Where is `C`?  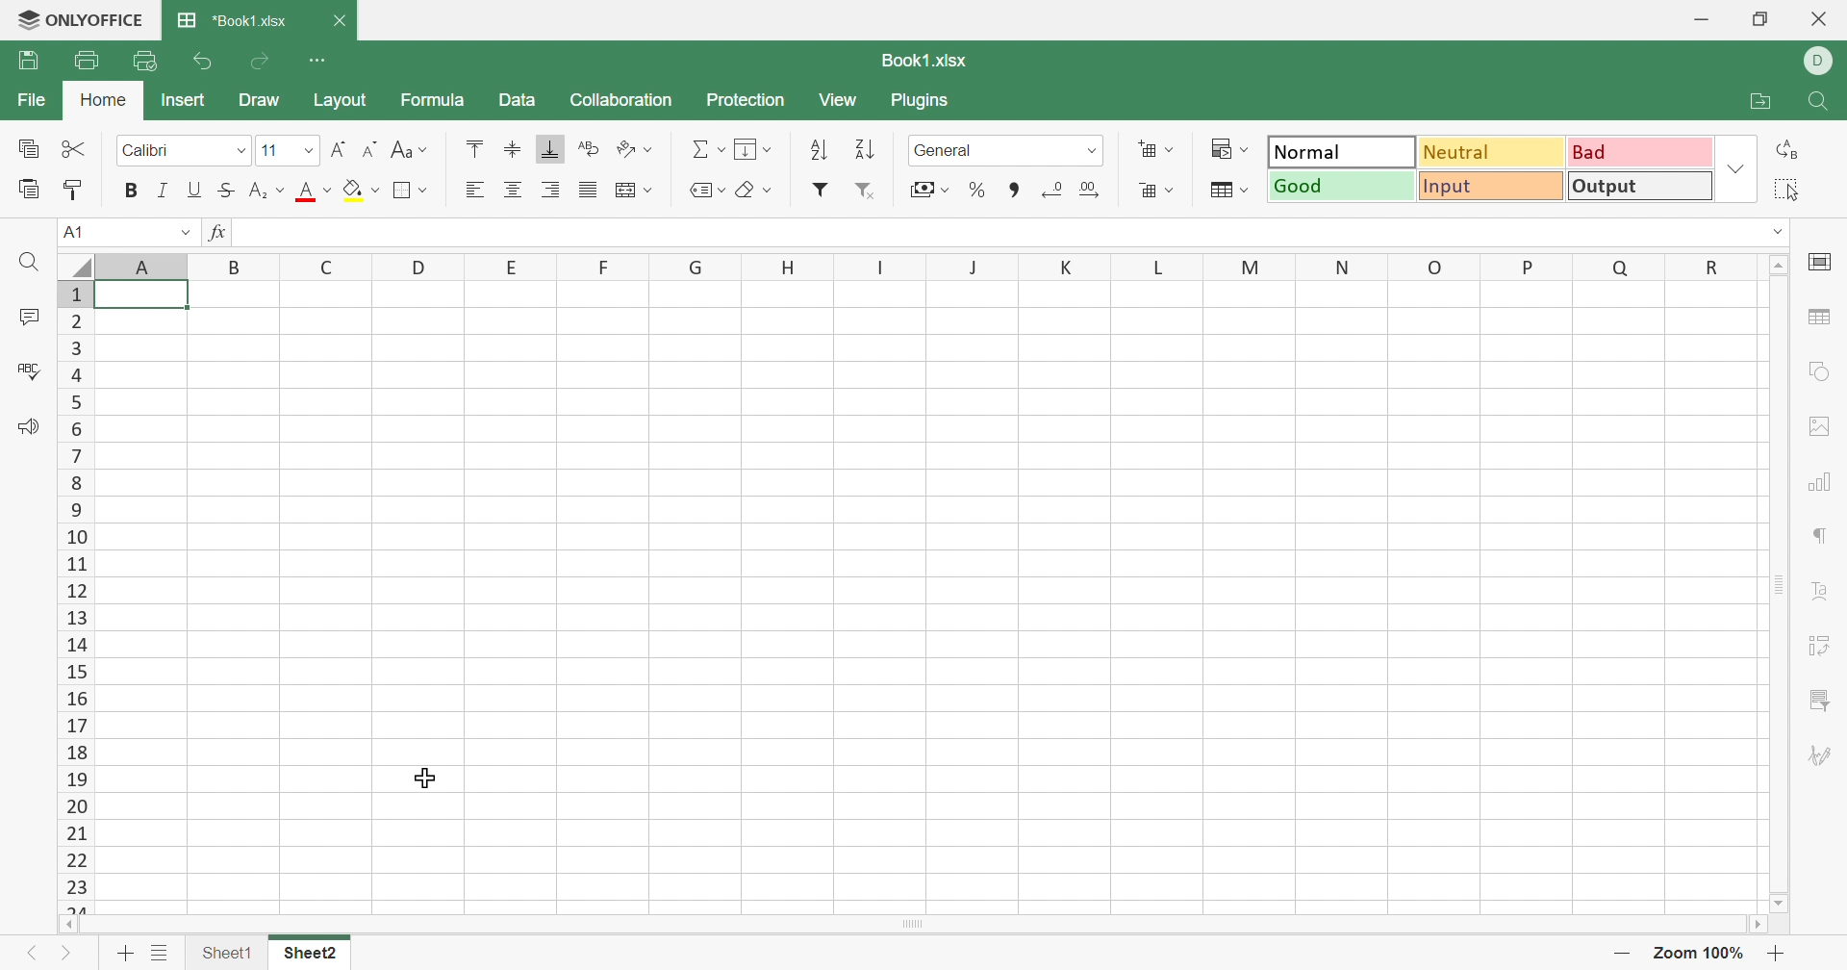
C is located at coordinates (321, 266).